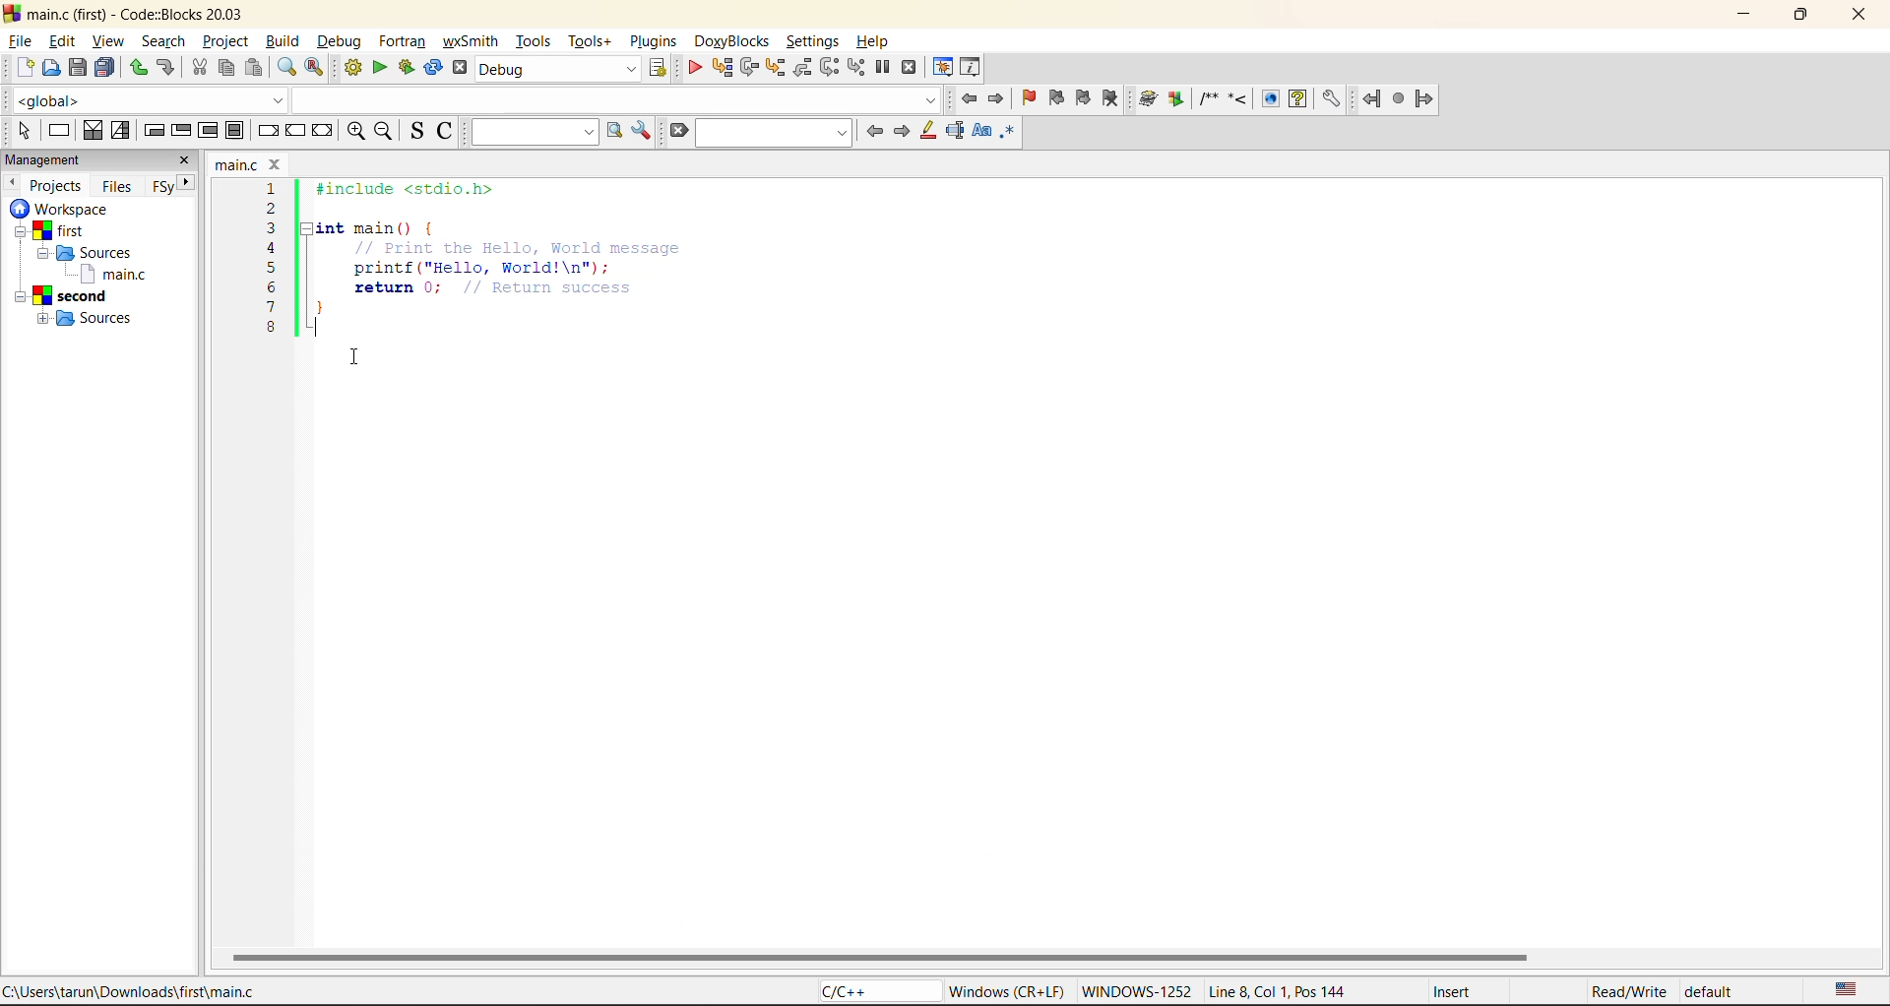  Describe the element at coordinates (24, 66) in the screenshot. I see `new` at that location.